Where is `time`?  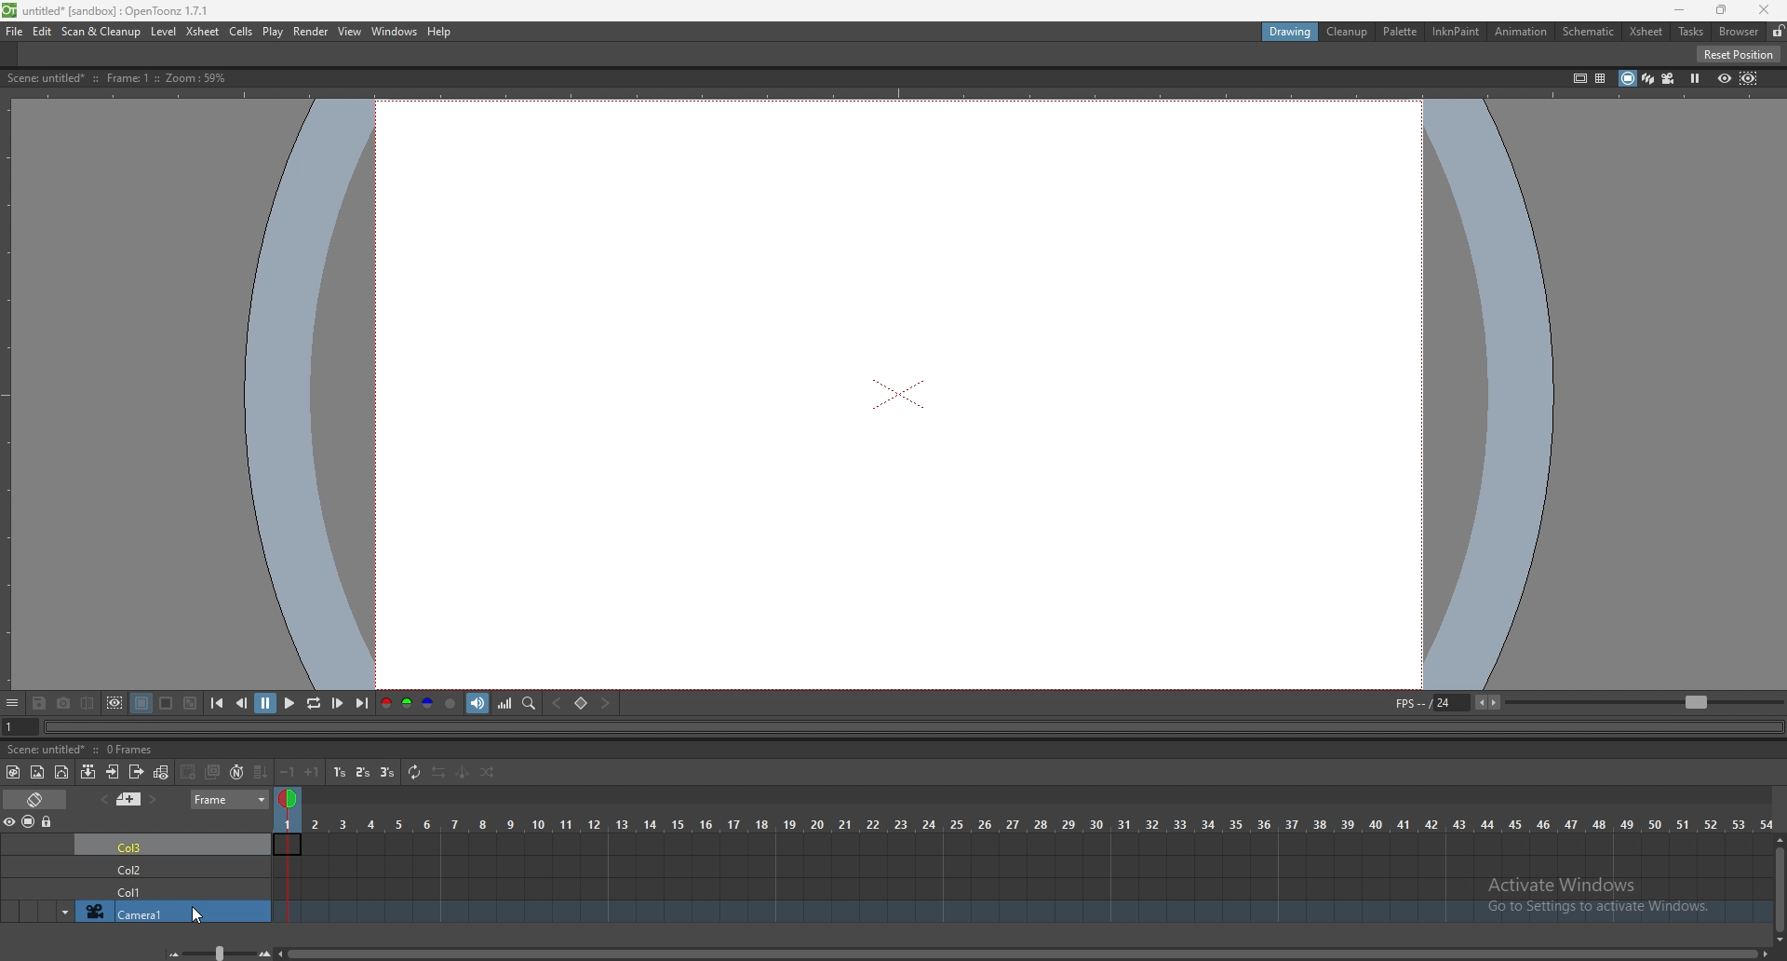
time is located at coordinates (1024, 822).